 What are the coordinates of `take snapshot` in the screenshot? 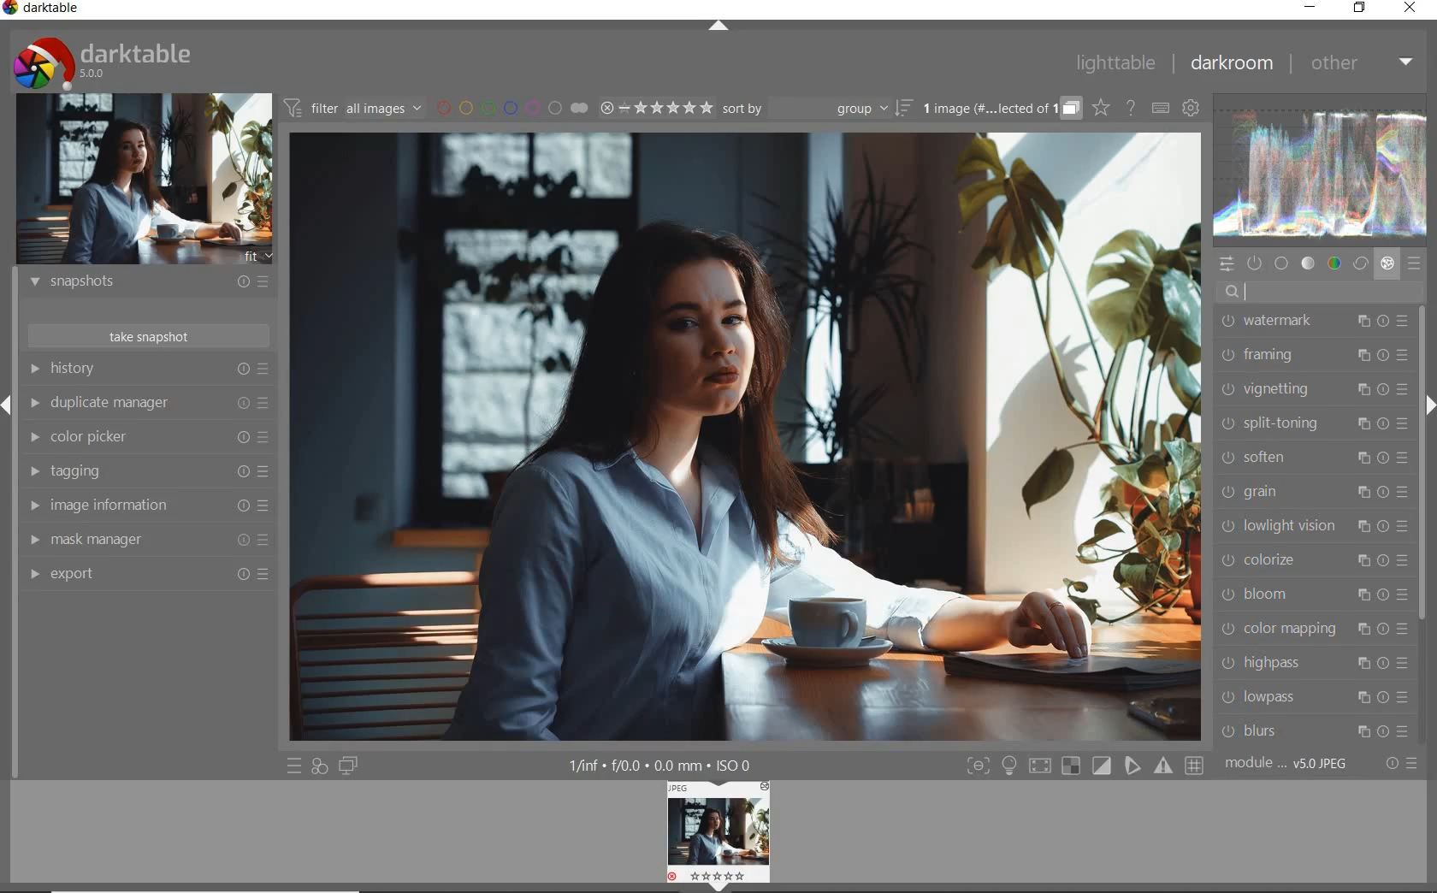 It's located at (147, 335).